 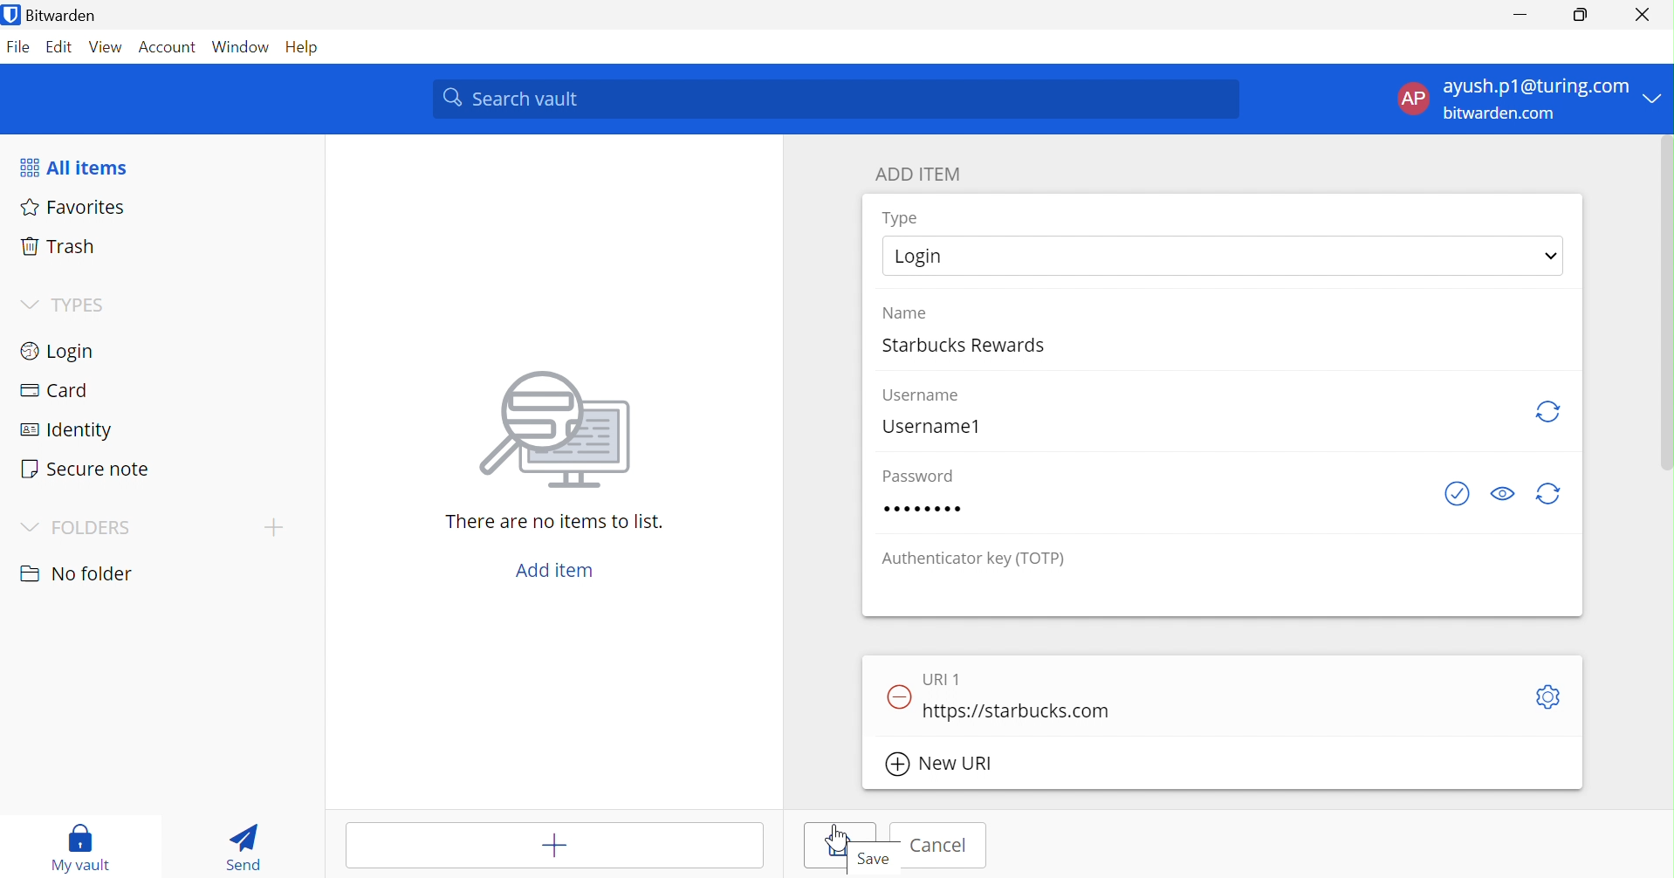 I want to click on https://starbucks.com, so click(x=1019, y=709).